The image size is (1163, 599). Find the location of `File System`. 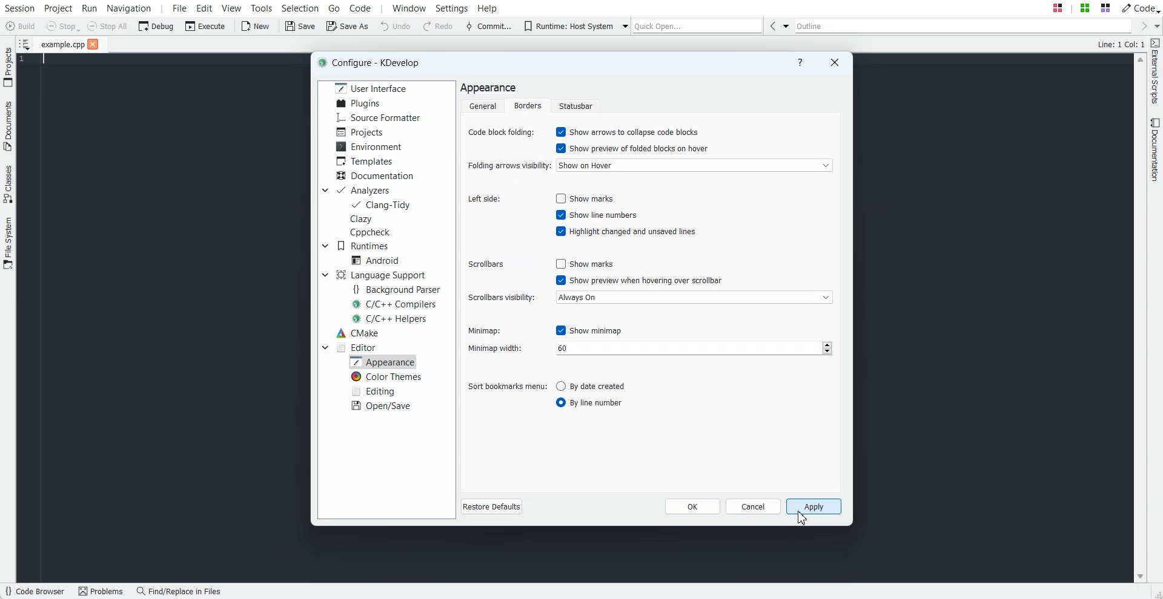

File System is located at coordinates (8, 244).